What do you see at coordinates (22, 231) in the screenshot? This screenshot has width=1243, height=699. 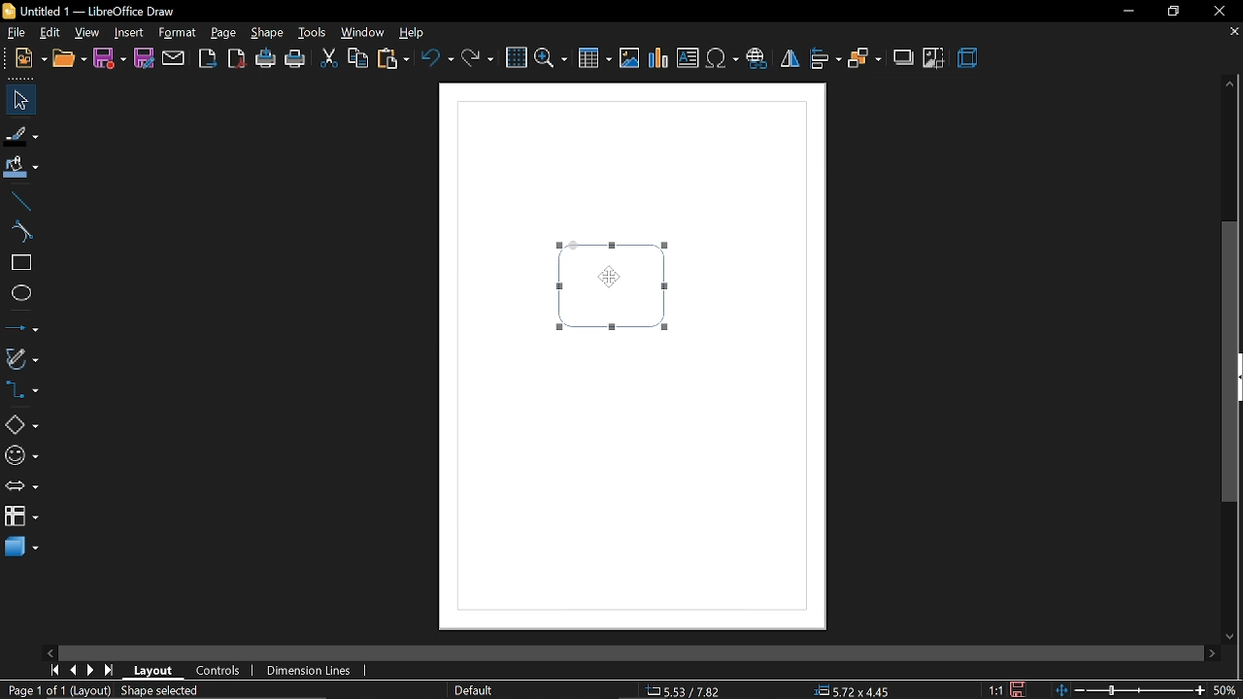 I see `curve` at bounding box center [22, 231].